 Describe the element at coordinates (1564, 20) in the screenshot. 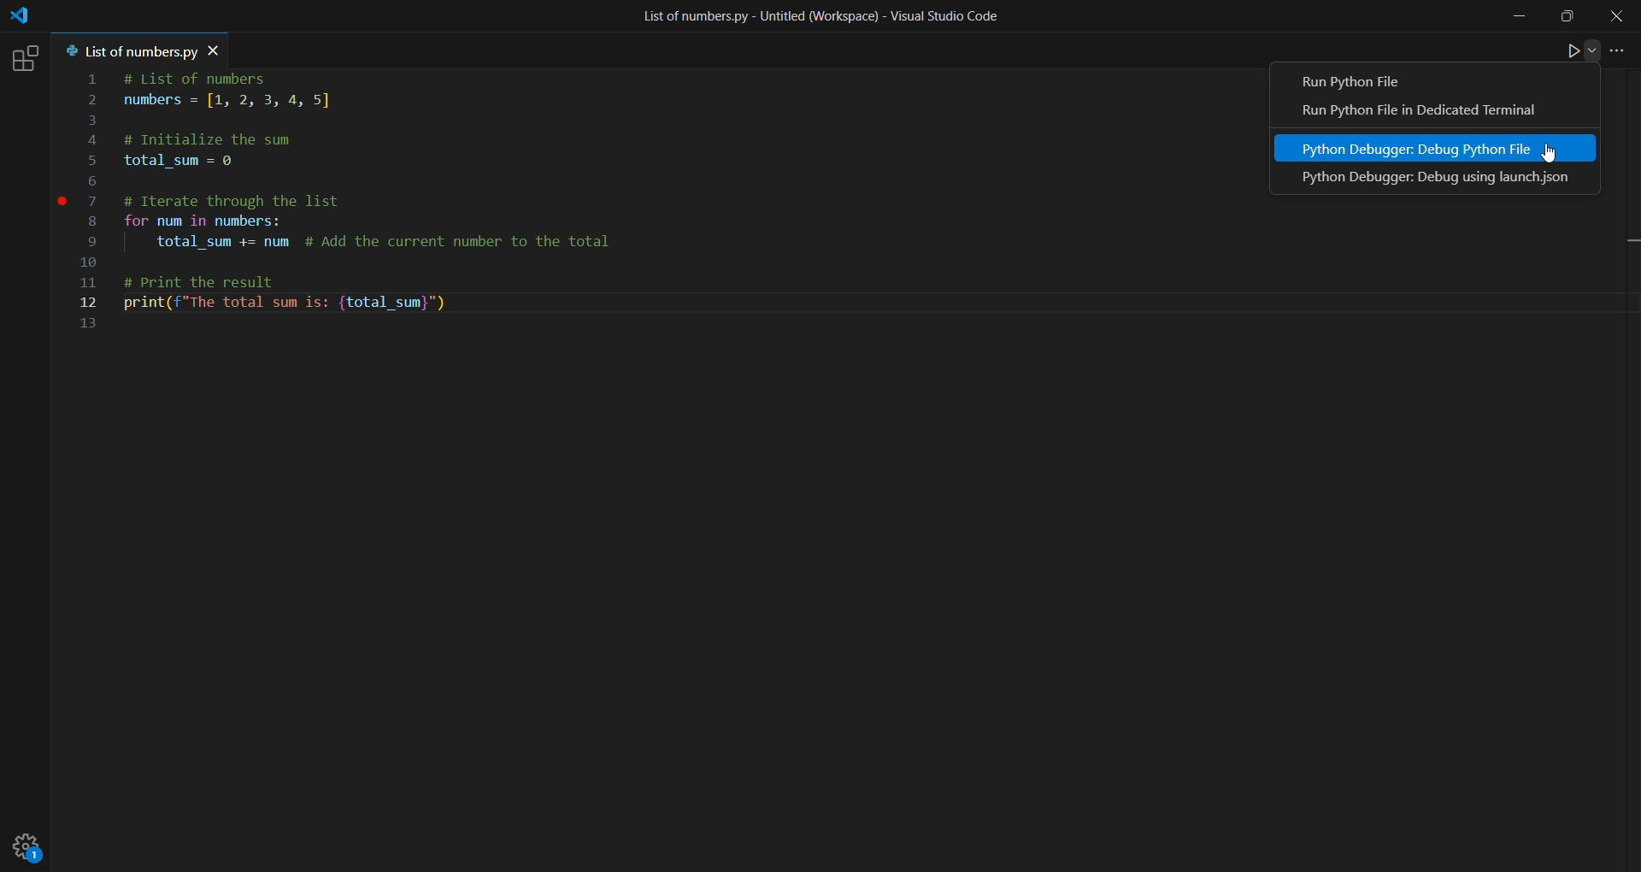

I see `maximize` at that location.